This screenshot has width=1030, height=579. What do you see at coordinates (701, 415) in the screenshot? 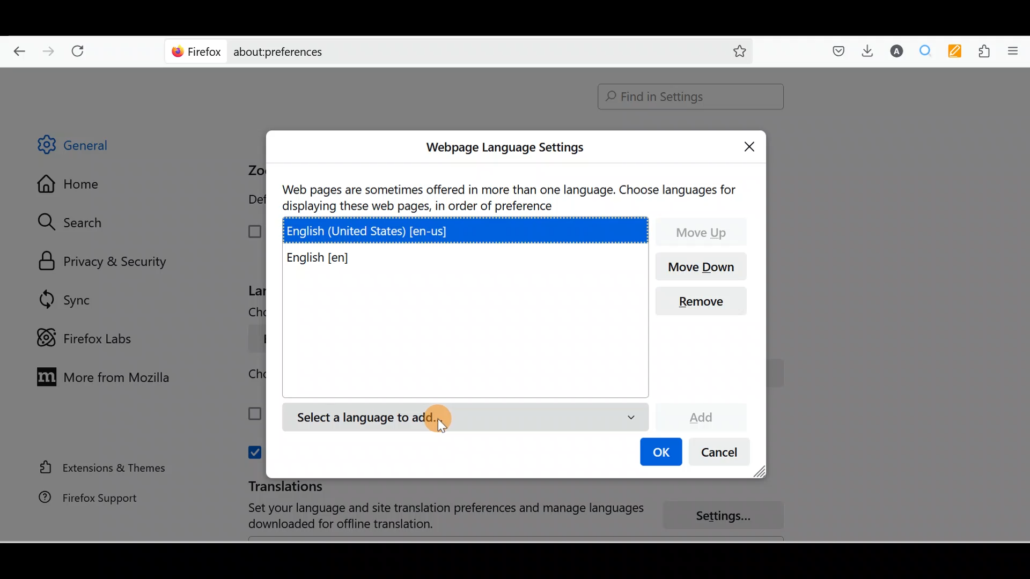
I see `Add` at bounding box center [701, 415].